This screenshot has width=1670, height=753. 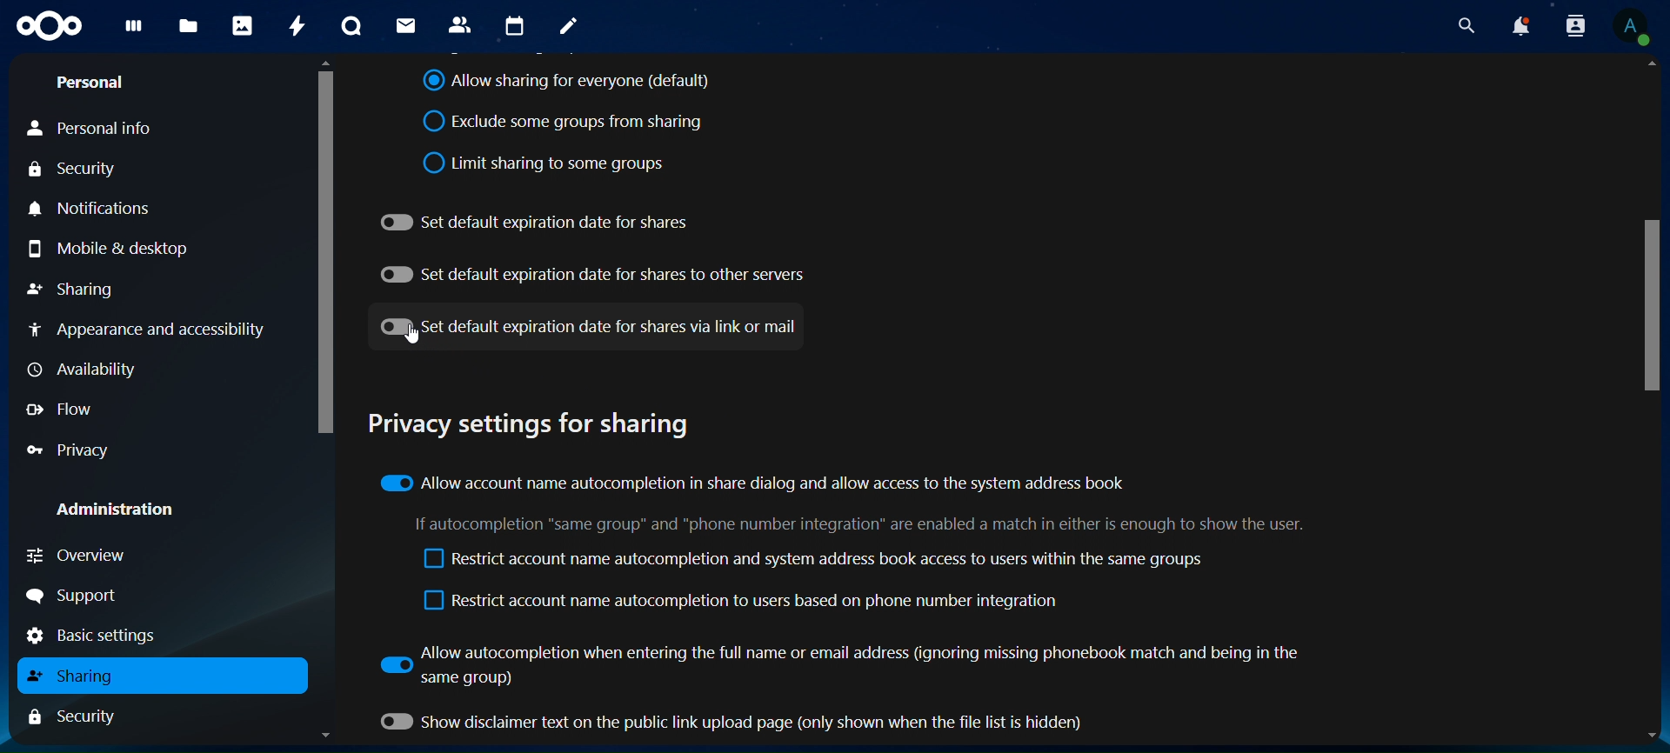 What do you see at coordinates (539, 423) in the screenshot?
I see `privacy settings for sharing` at bounding box center [539, 423].